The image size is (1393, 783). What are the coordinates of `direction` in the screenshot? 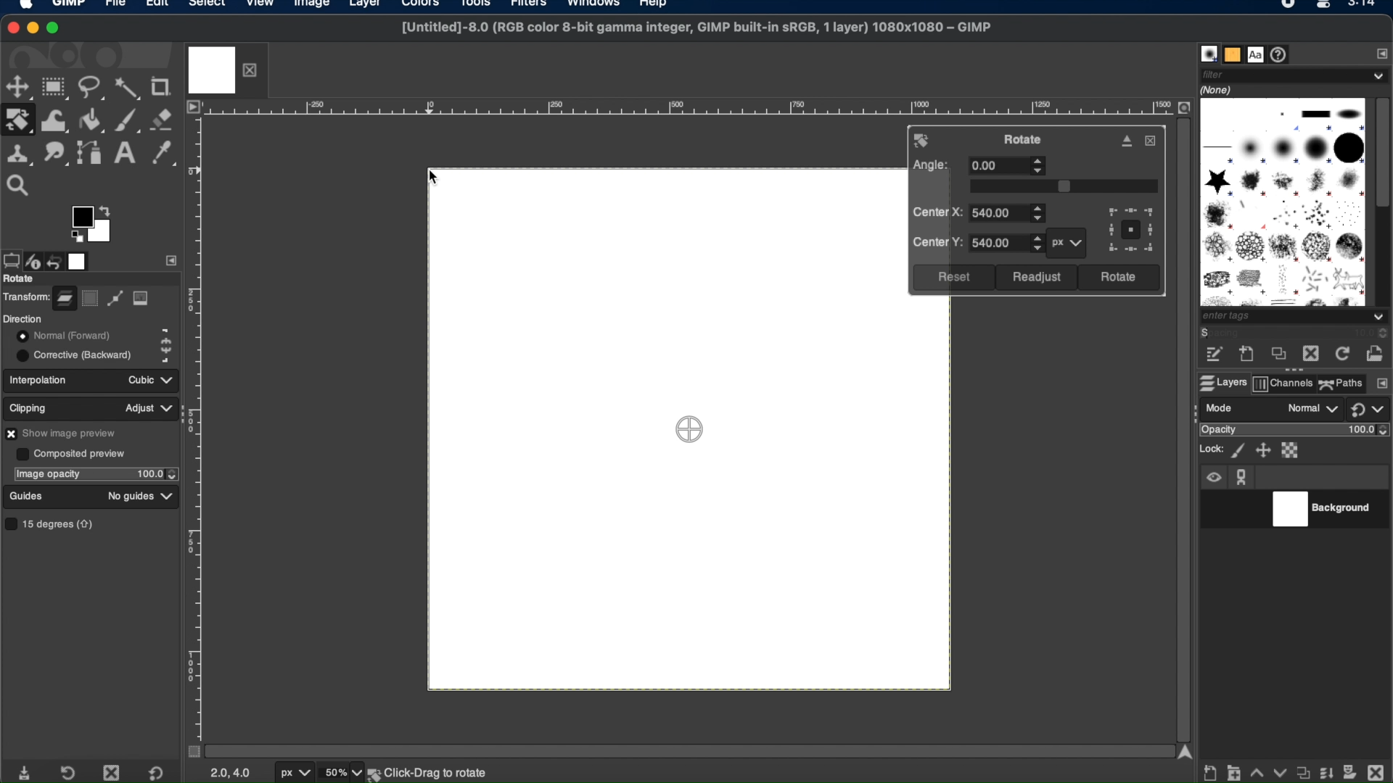 It's located at (23, 318).